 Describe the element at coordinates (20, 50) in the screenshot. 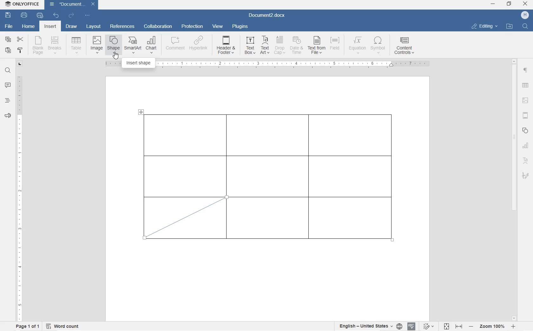

I see `copy style` at that location.